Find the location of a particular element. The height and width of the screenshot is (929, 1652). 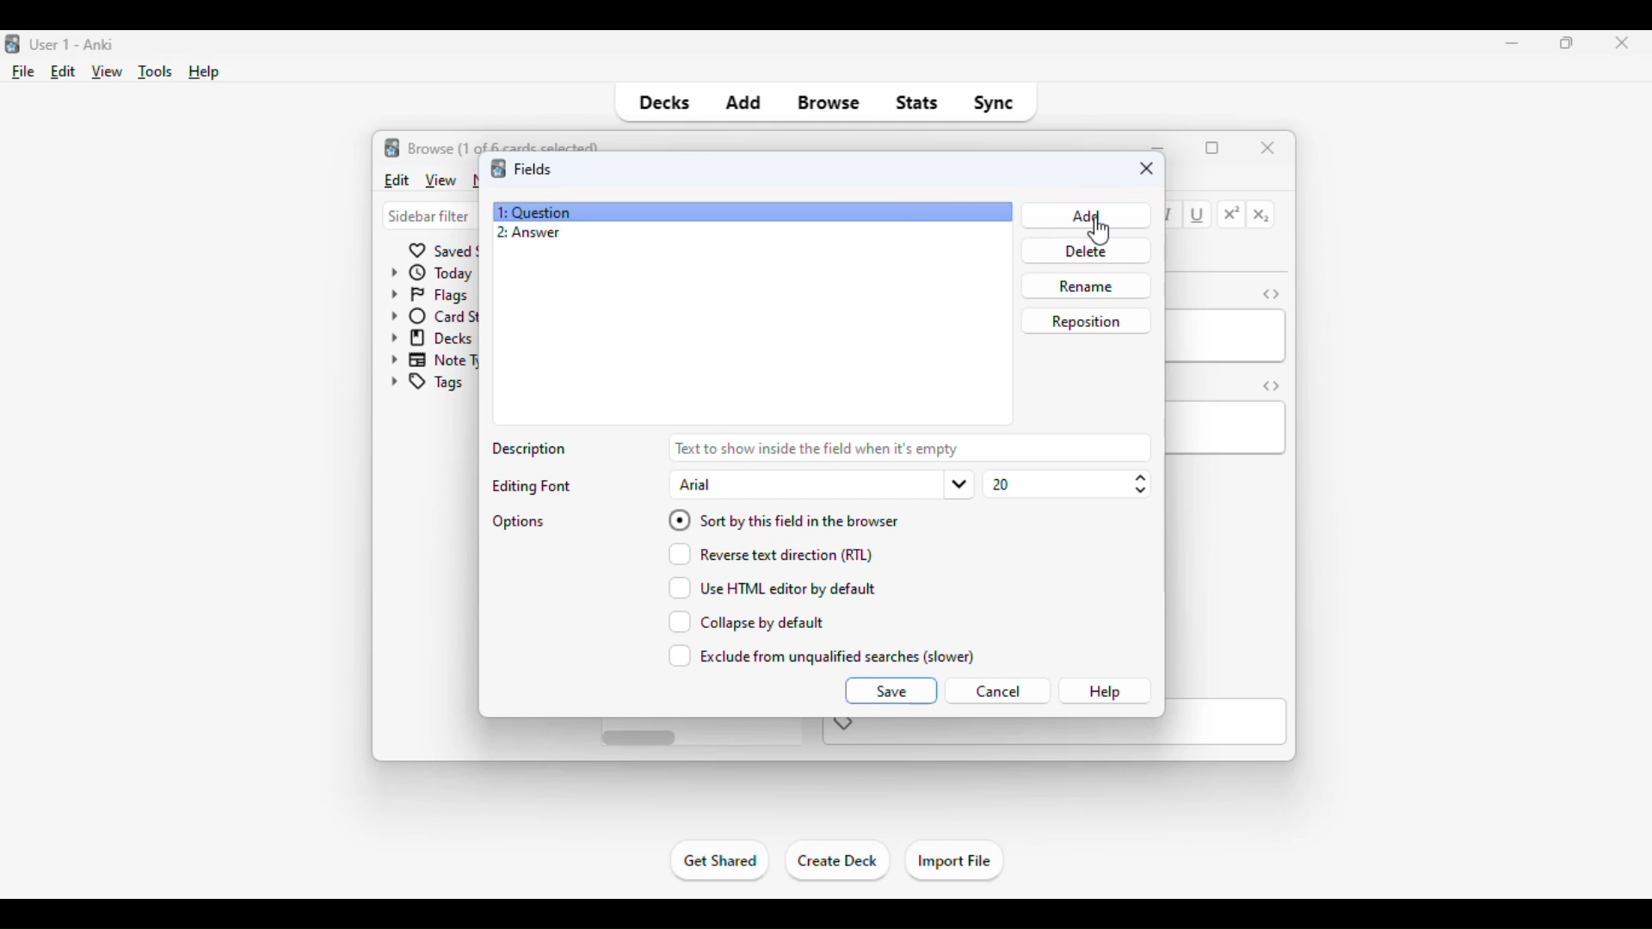

editing font is located at coordinates (528, 486).